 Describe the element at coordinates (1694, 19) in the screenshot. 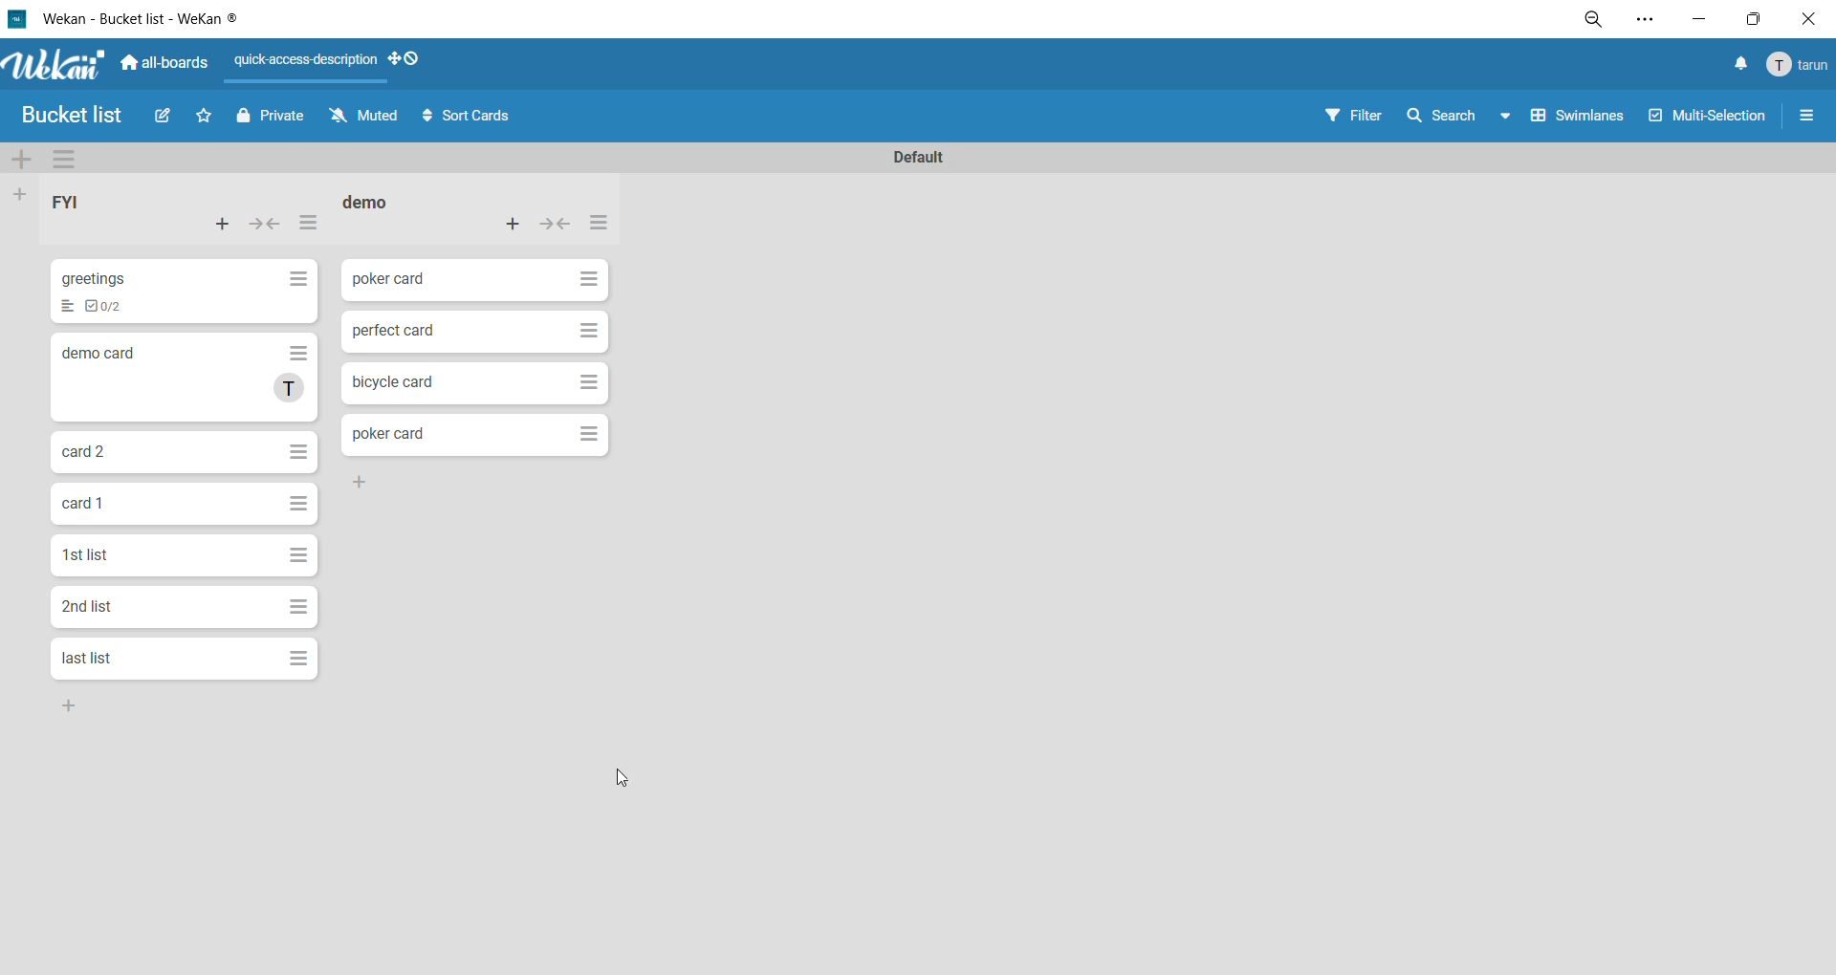

I see `minimize` at that location.